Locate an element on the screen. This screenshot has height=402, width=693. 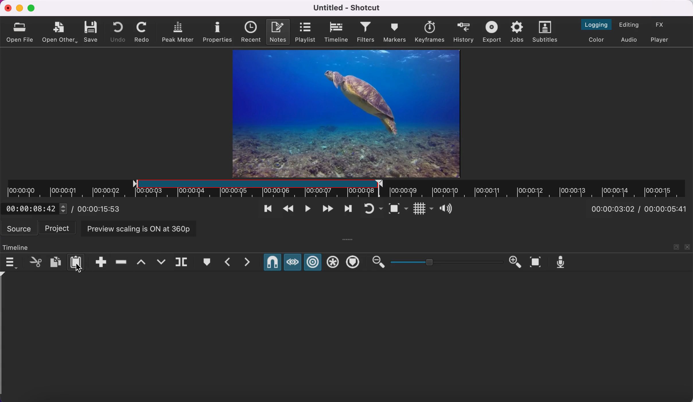
open file is located at coordinates (21, 31).